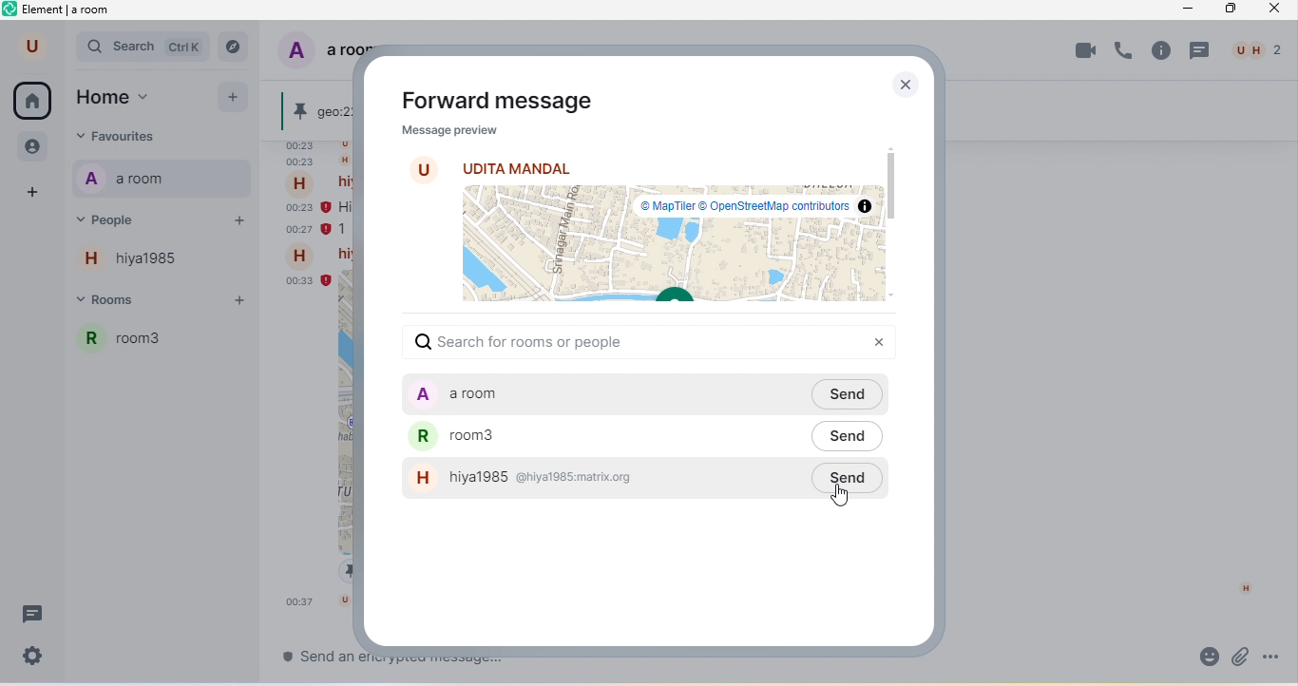  I want to click on udita mandal, so click(516, 167).